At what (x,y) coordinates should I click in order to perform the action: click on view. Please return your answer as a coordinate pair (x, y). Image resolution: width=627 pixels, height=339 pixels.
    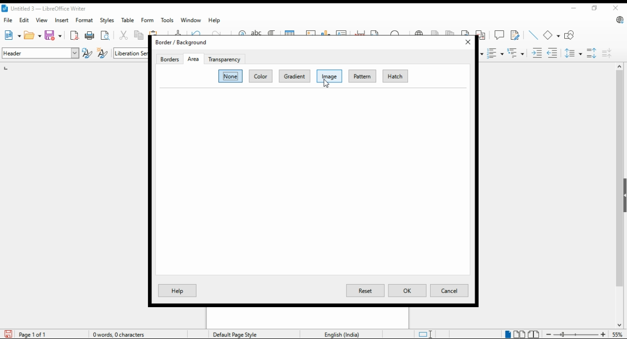
    Looking at the image, I should click on (42, 20).